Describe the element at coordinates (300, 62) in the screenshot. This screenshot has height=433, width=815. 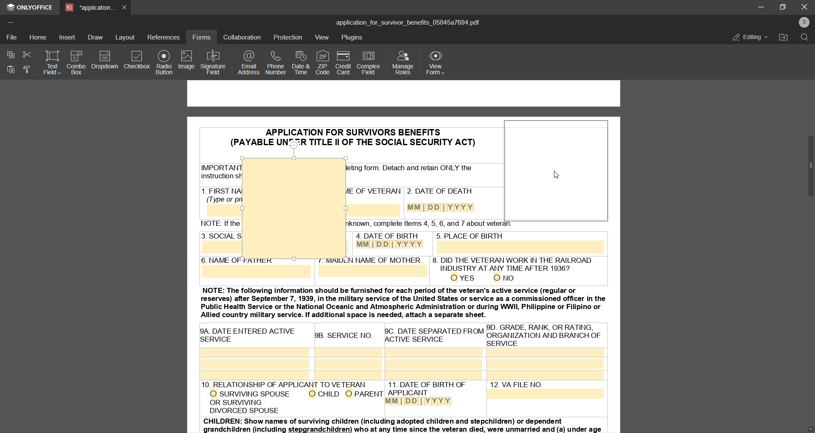
I see `date and time` at that location.